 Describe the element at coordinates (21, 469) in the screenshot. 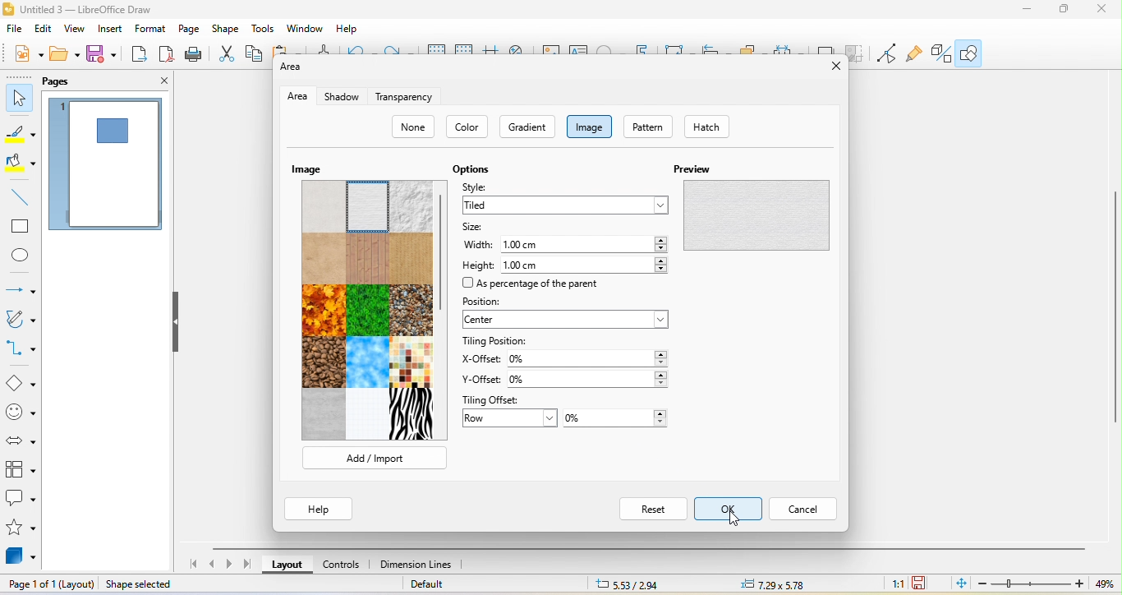

I see `flowchart` at that location.